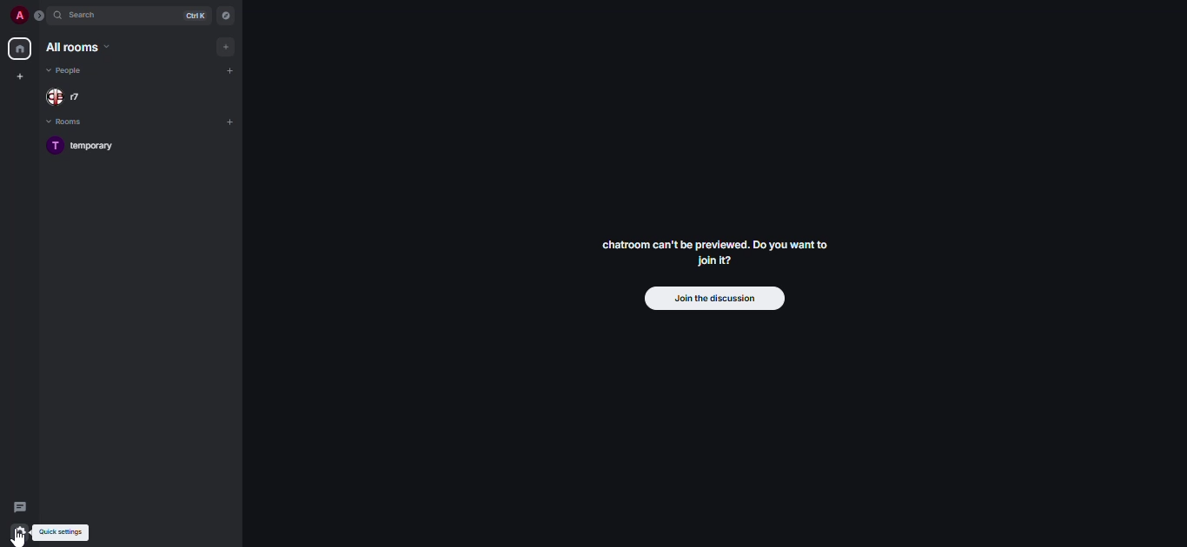  What do you see at coordinates (227, 16) in the screenshot?
I see `navigator` at bounding box center [227, 16].